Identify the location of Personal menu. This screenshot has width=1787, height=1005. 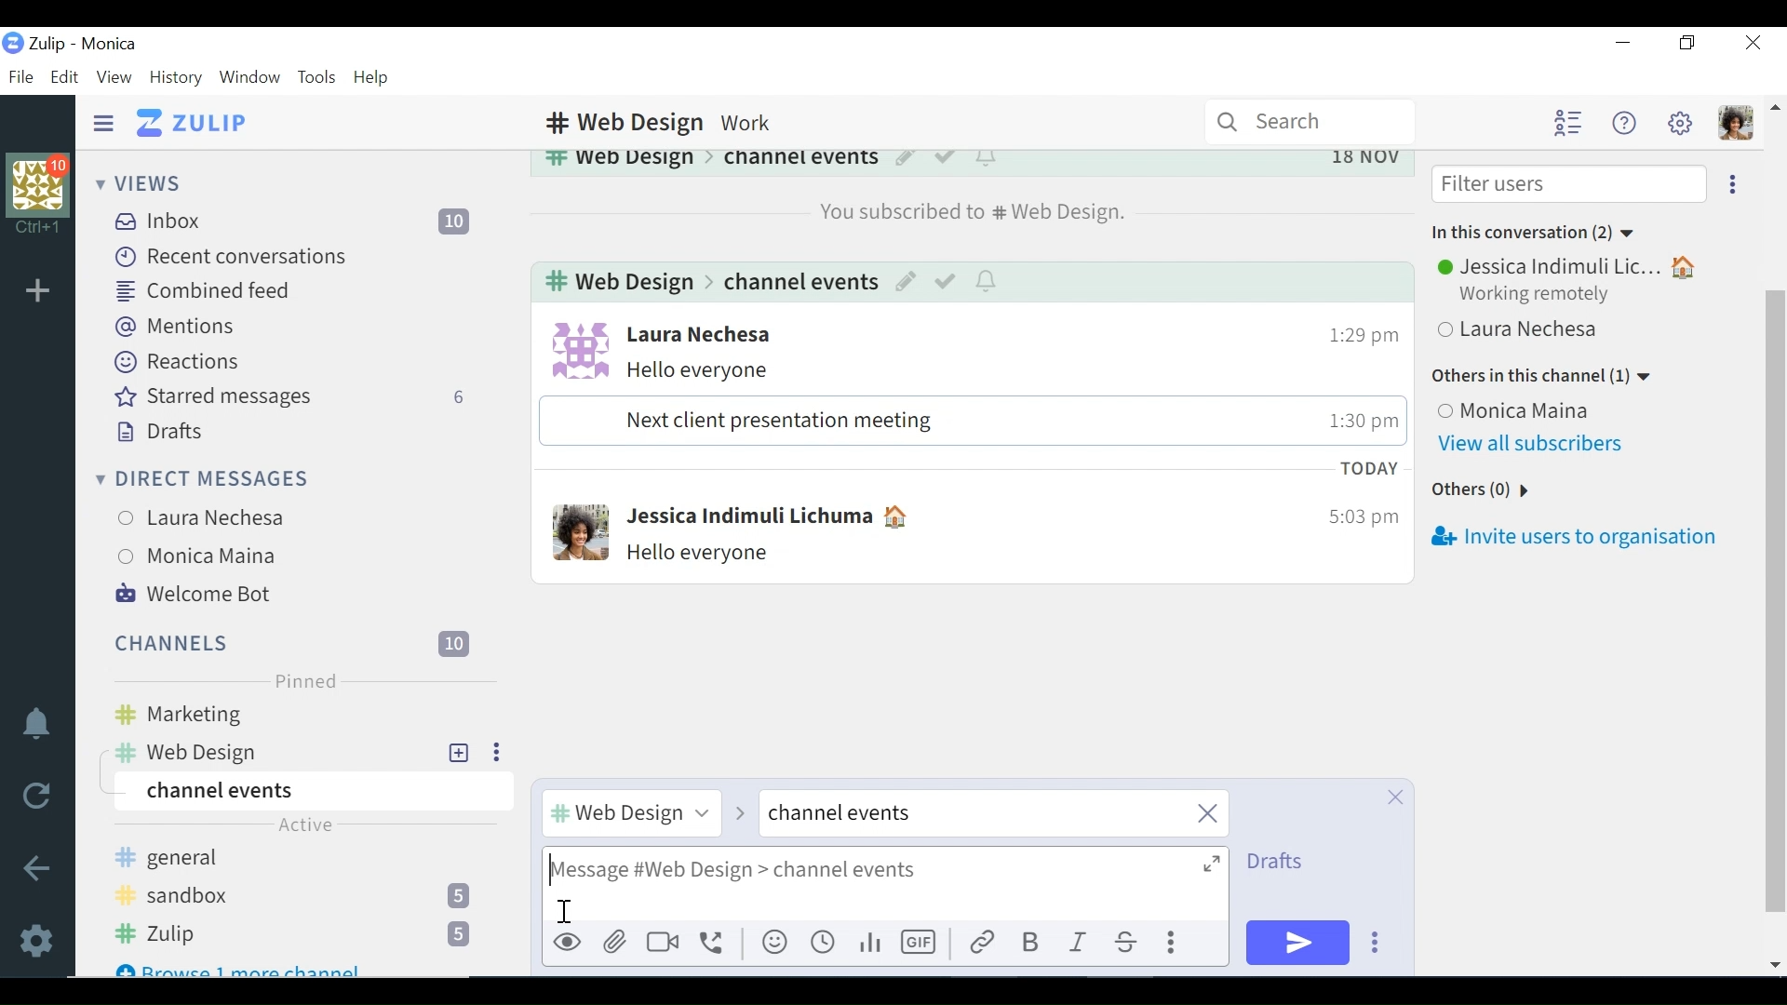
(1734, 124).